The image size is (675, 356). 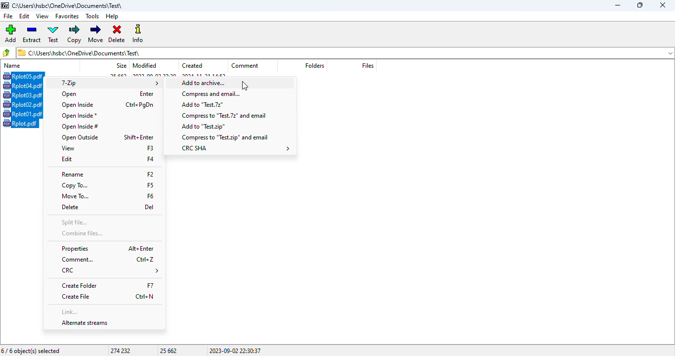 I want to click on split file, so click(x=74, y=223).